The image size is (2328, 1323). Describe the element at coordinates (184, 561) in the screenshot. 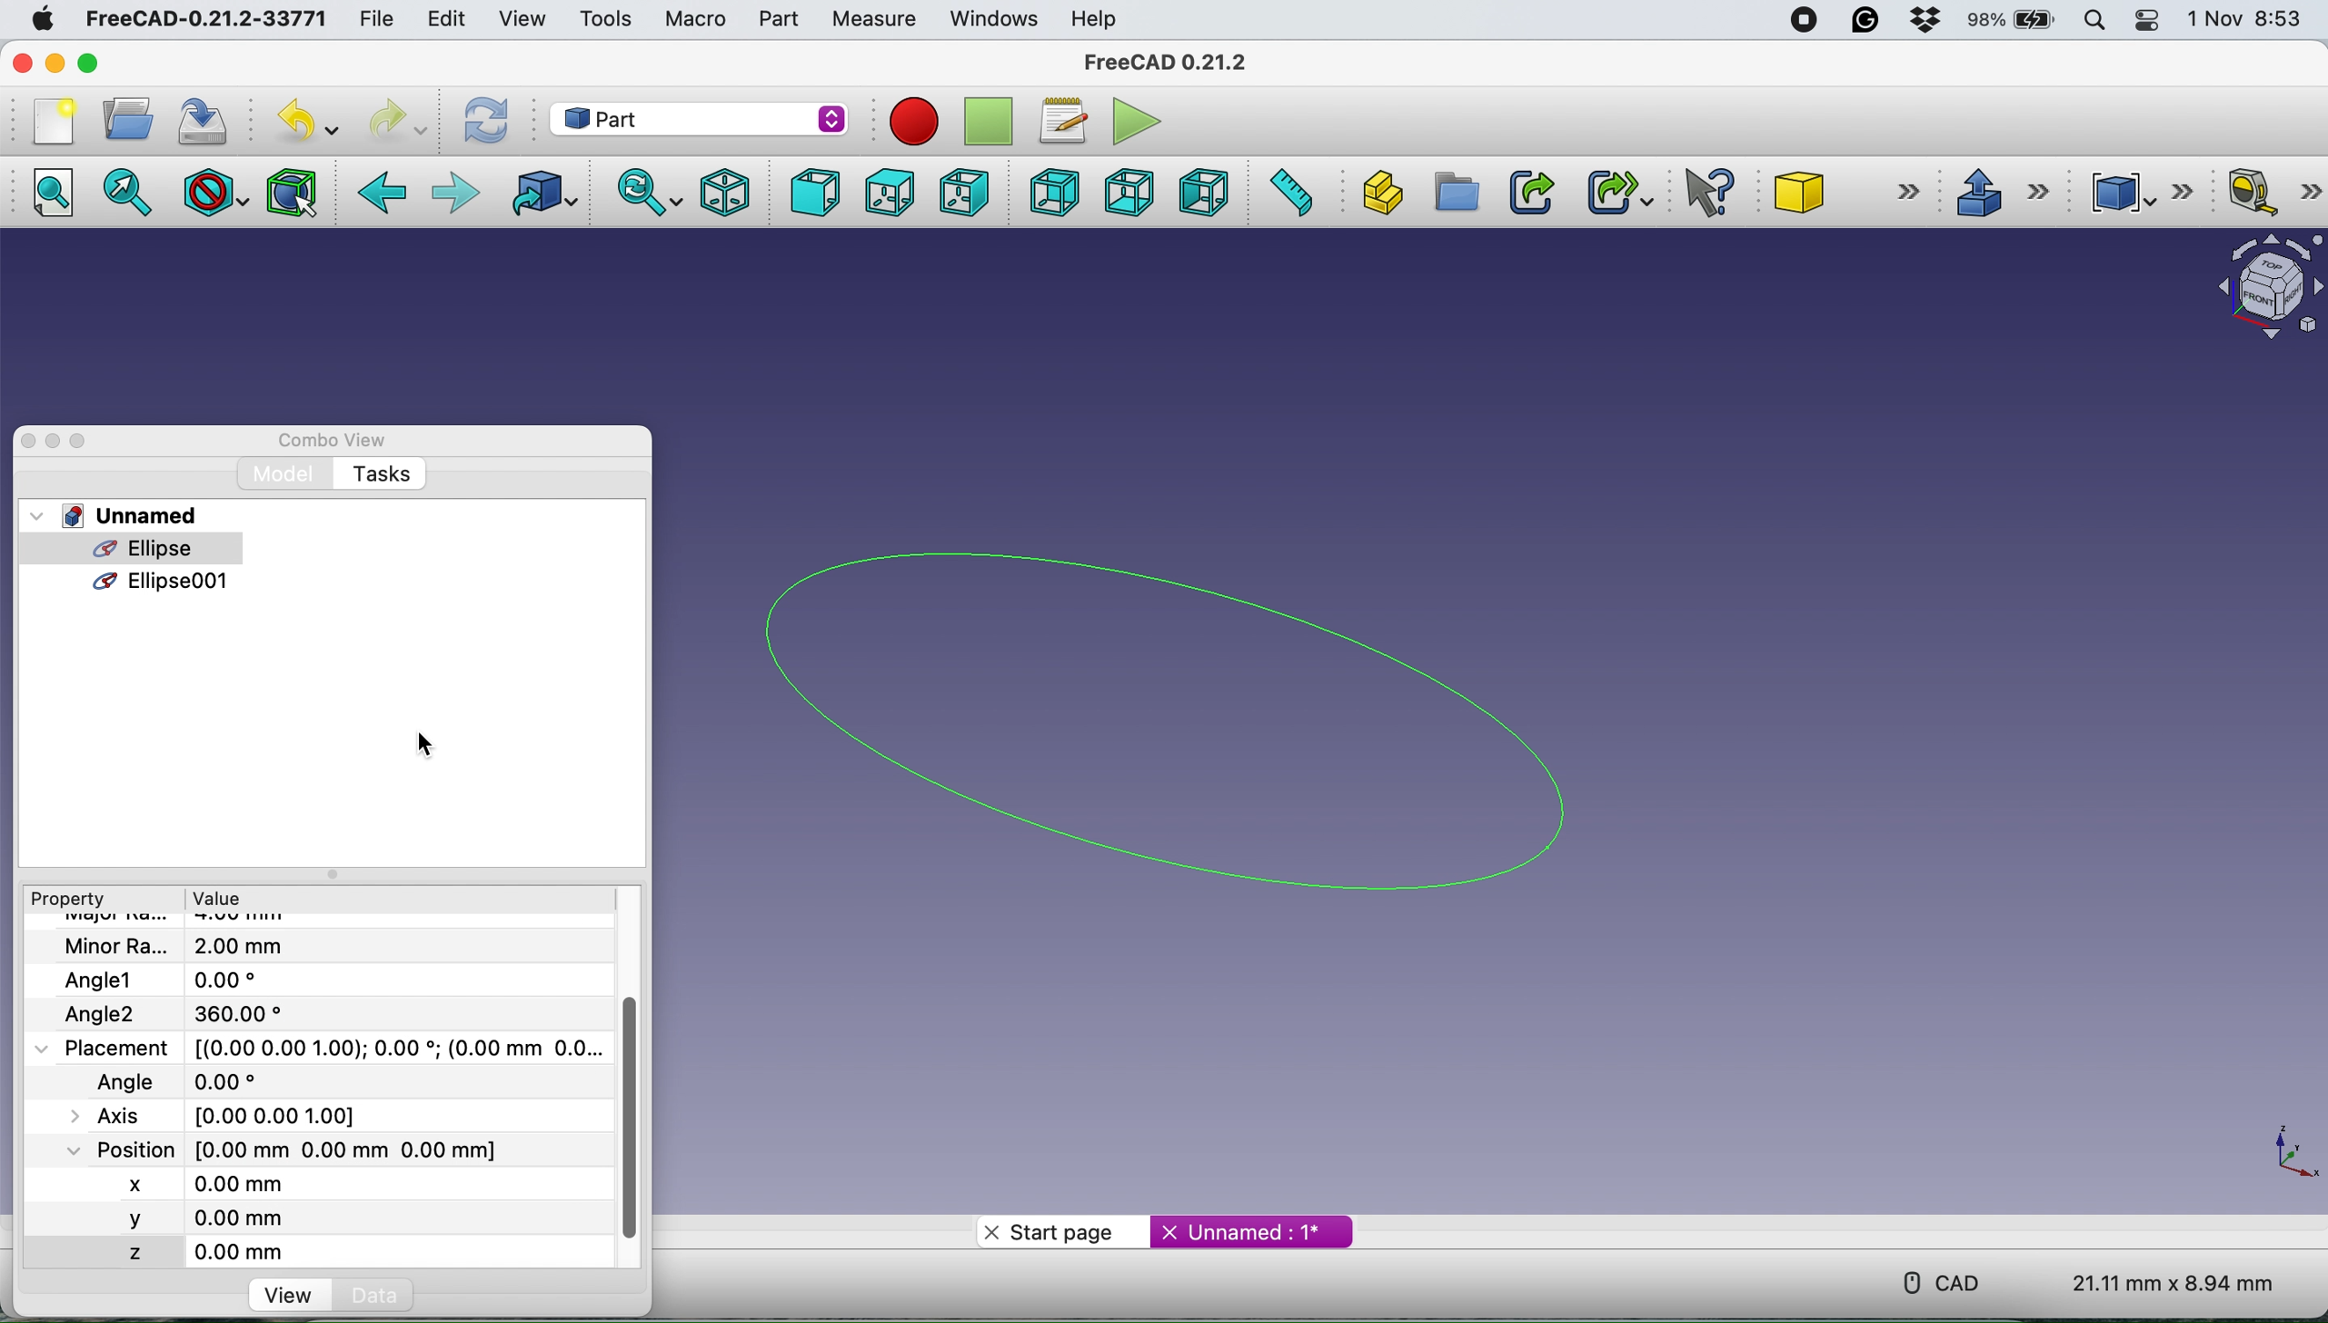

I see `cursor` at that location.